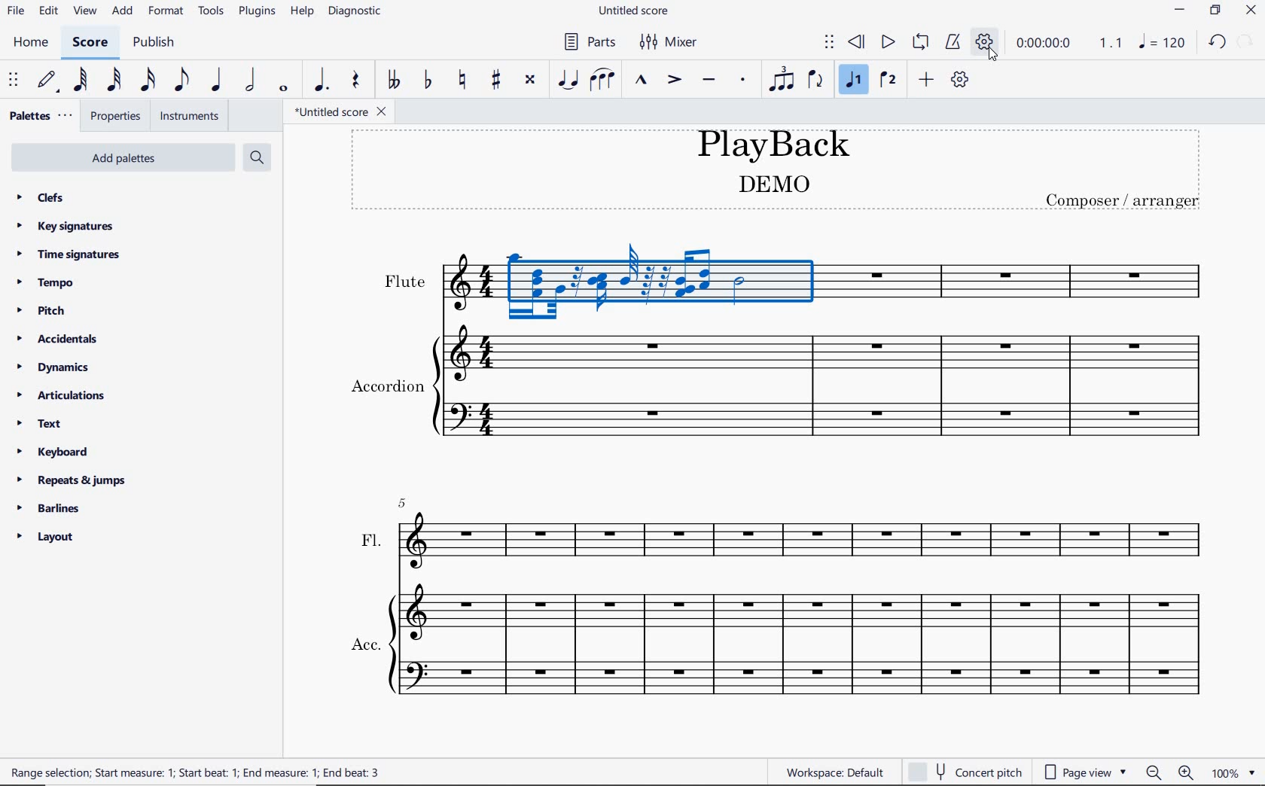  I want to click on mixer, so click(667, 42).